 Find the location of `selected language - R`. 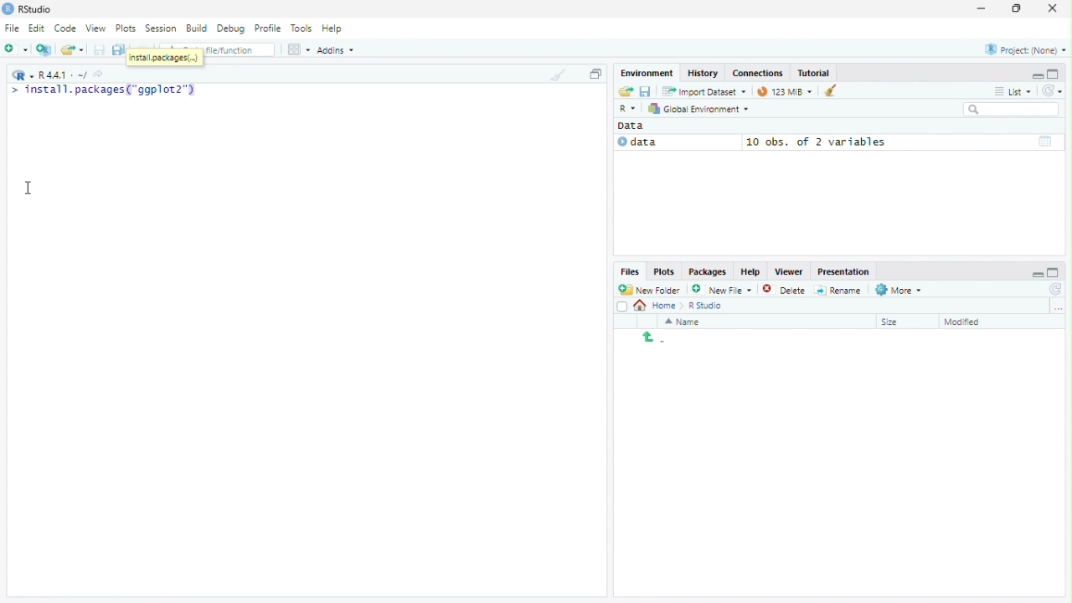

selected language - R is located at coordinates (628, 108).